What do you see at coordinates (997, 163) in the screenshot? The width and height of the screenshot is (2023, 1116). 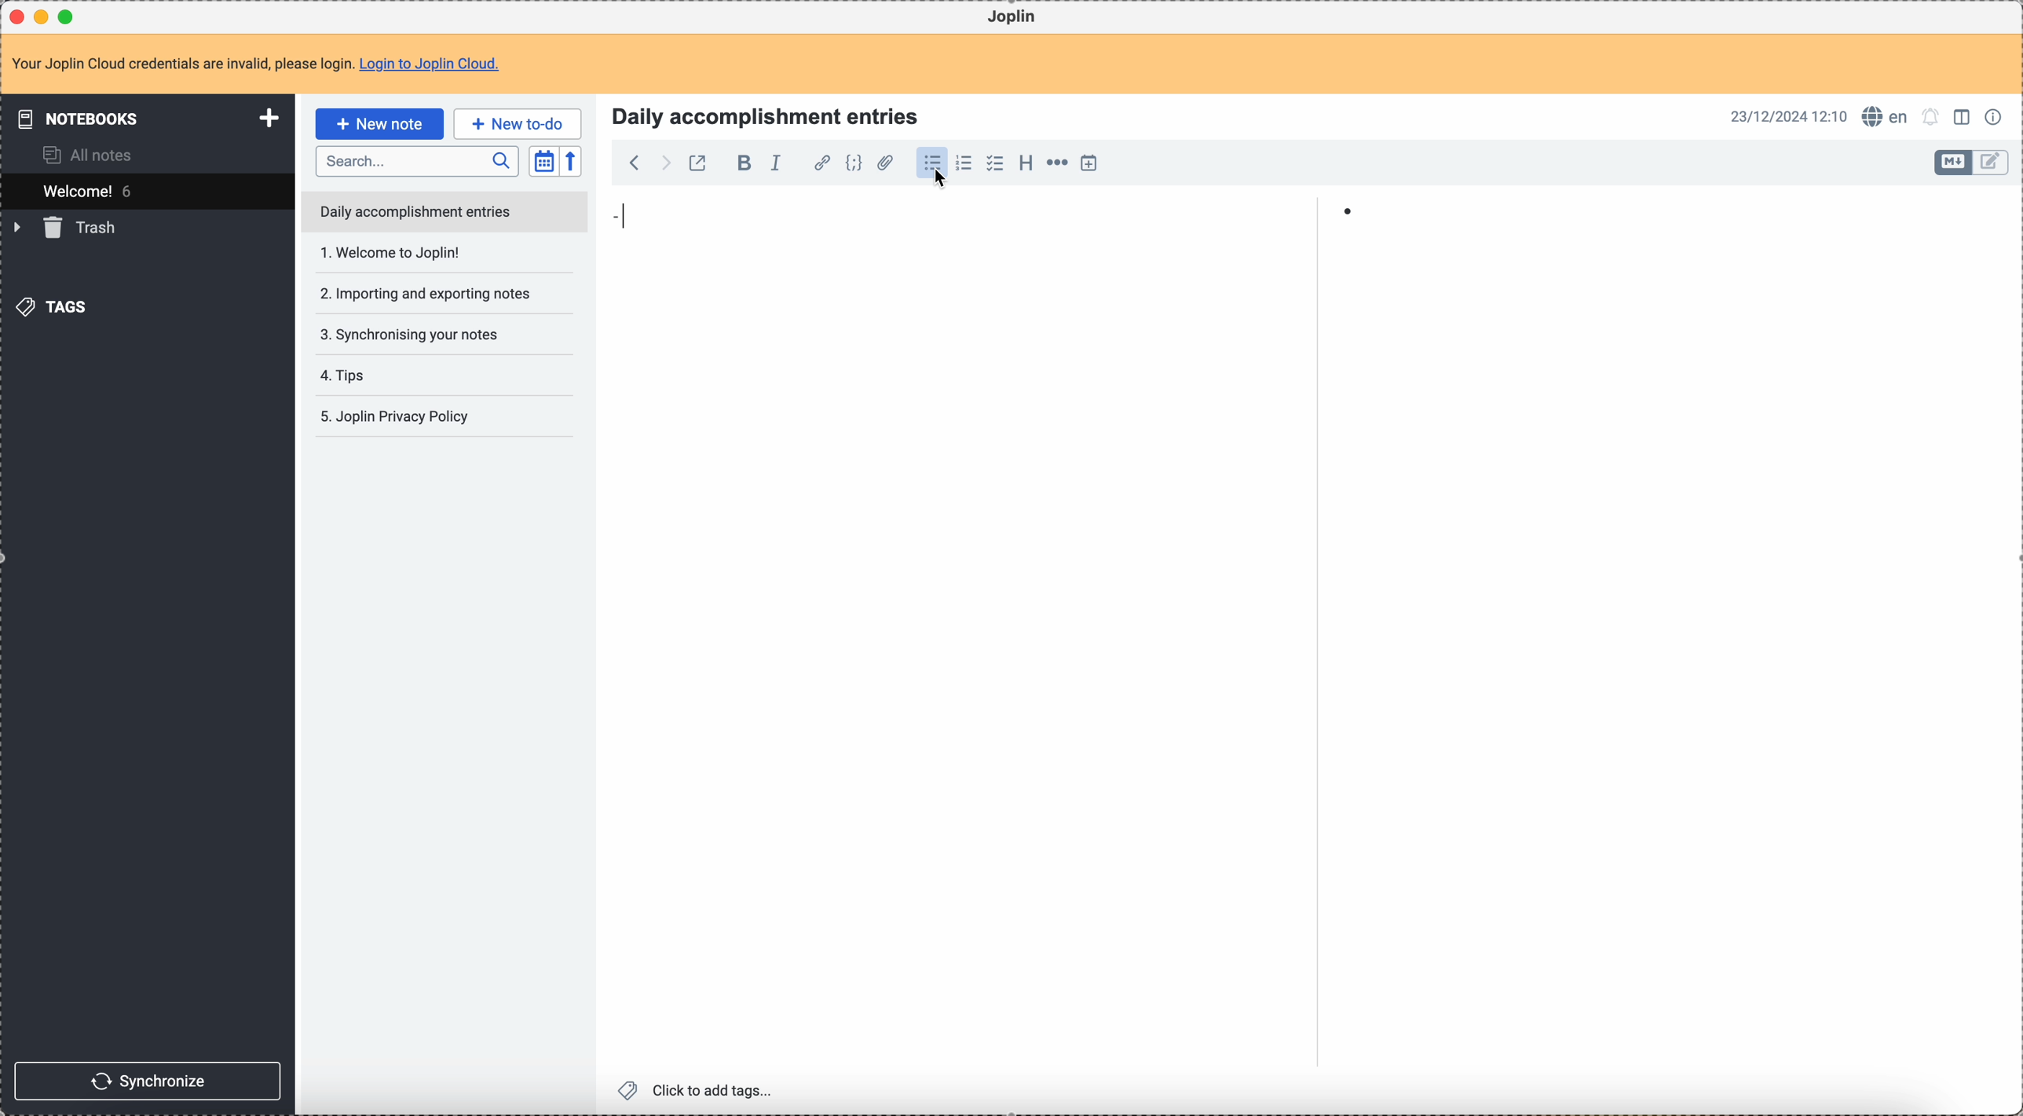 I see `checkbox` at bounding box center [997, 163].